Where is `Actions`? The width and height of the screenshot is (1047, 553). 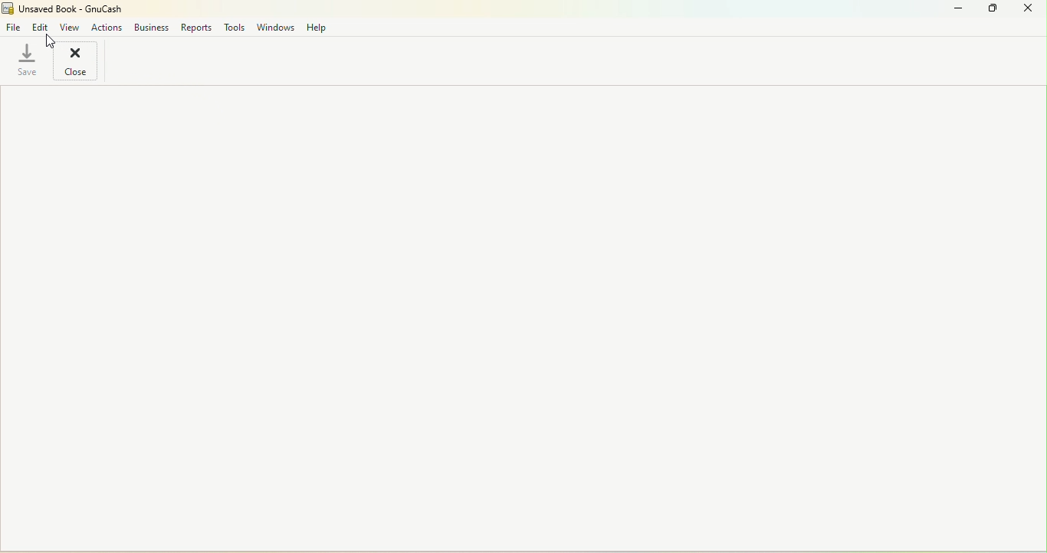 Actions is located at coordinates (107, 26).